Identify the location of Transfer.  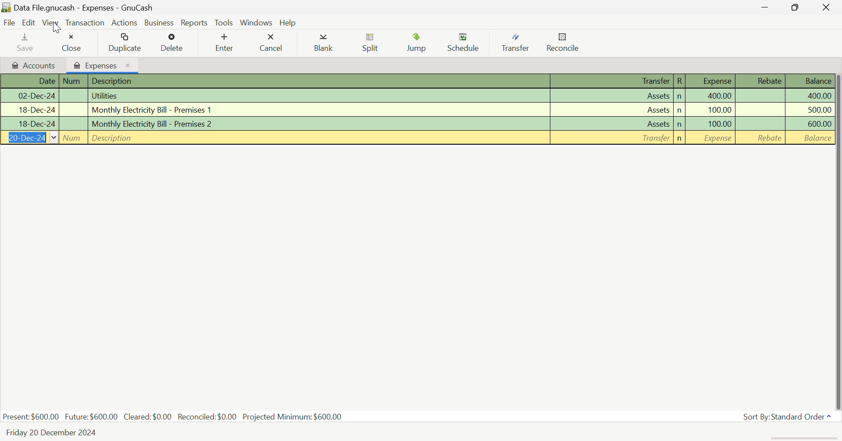
(611, 138).